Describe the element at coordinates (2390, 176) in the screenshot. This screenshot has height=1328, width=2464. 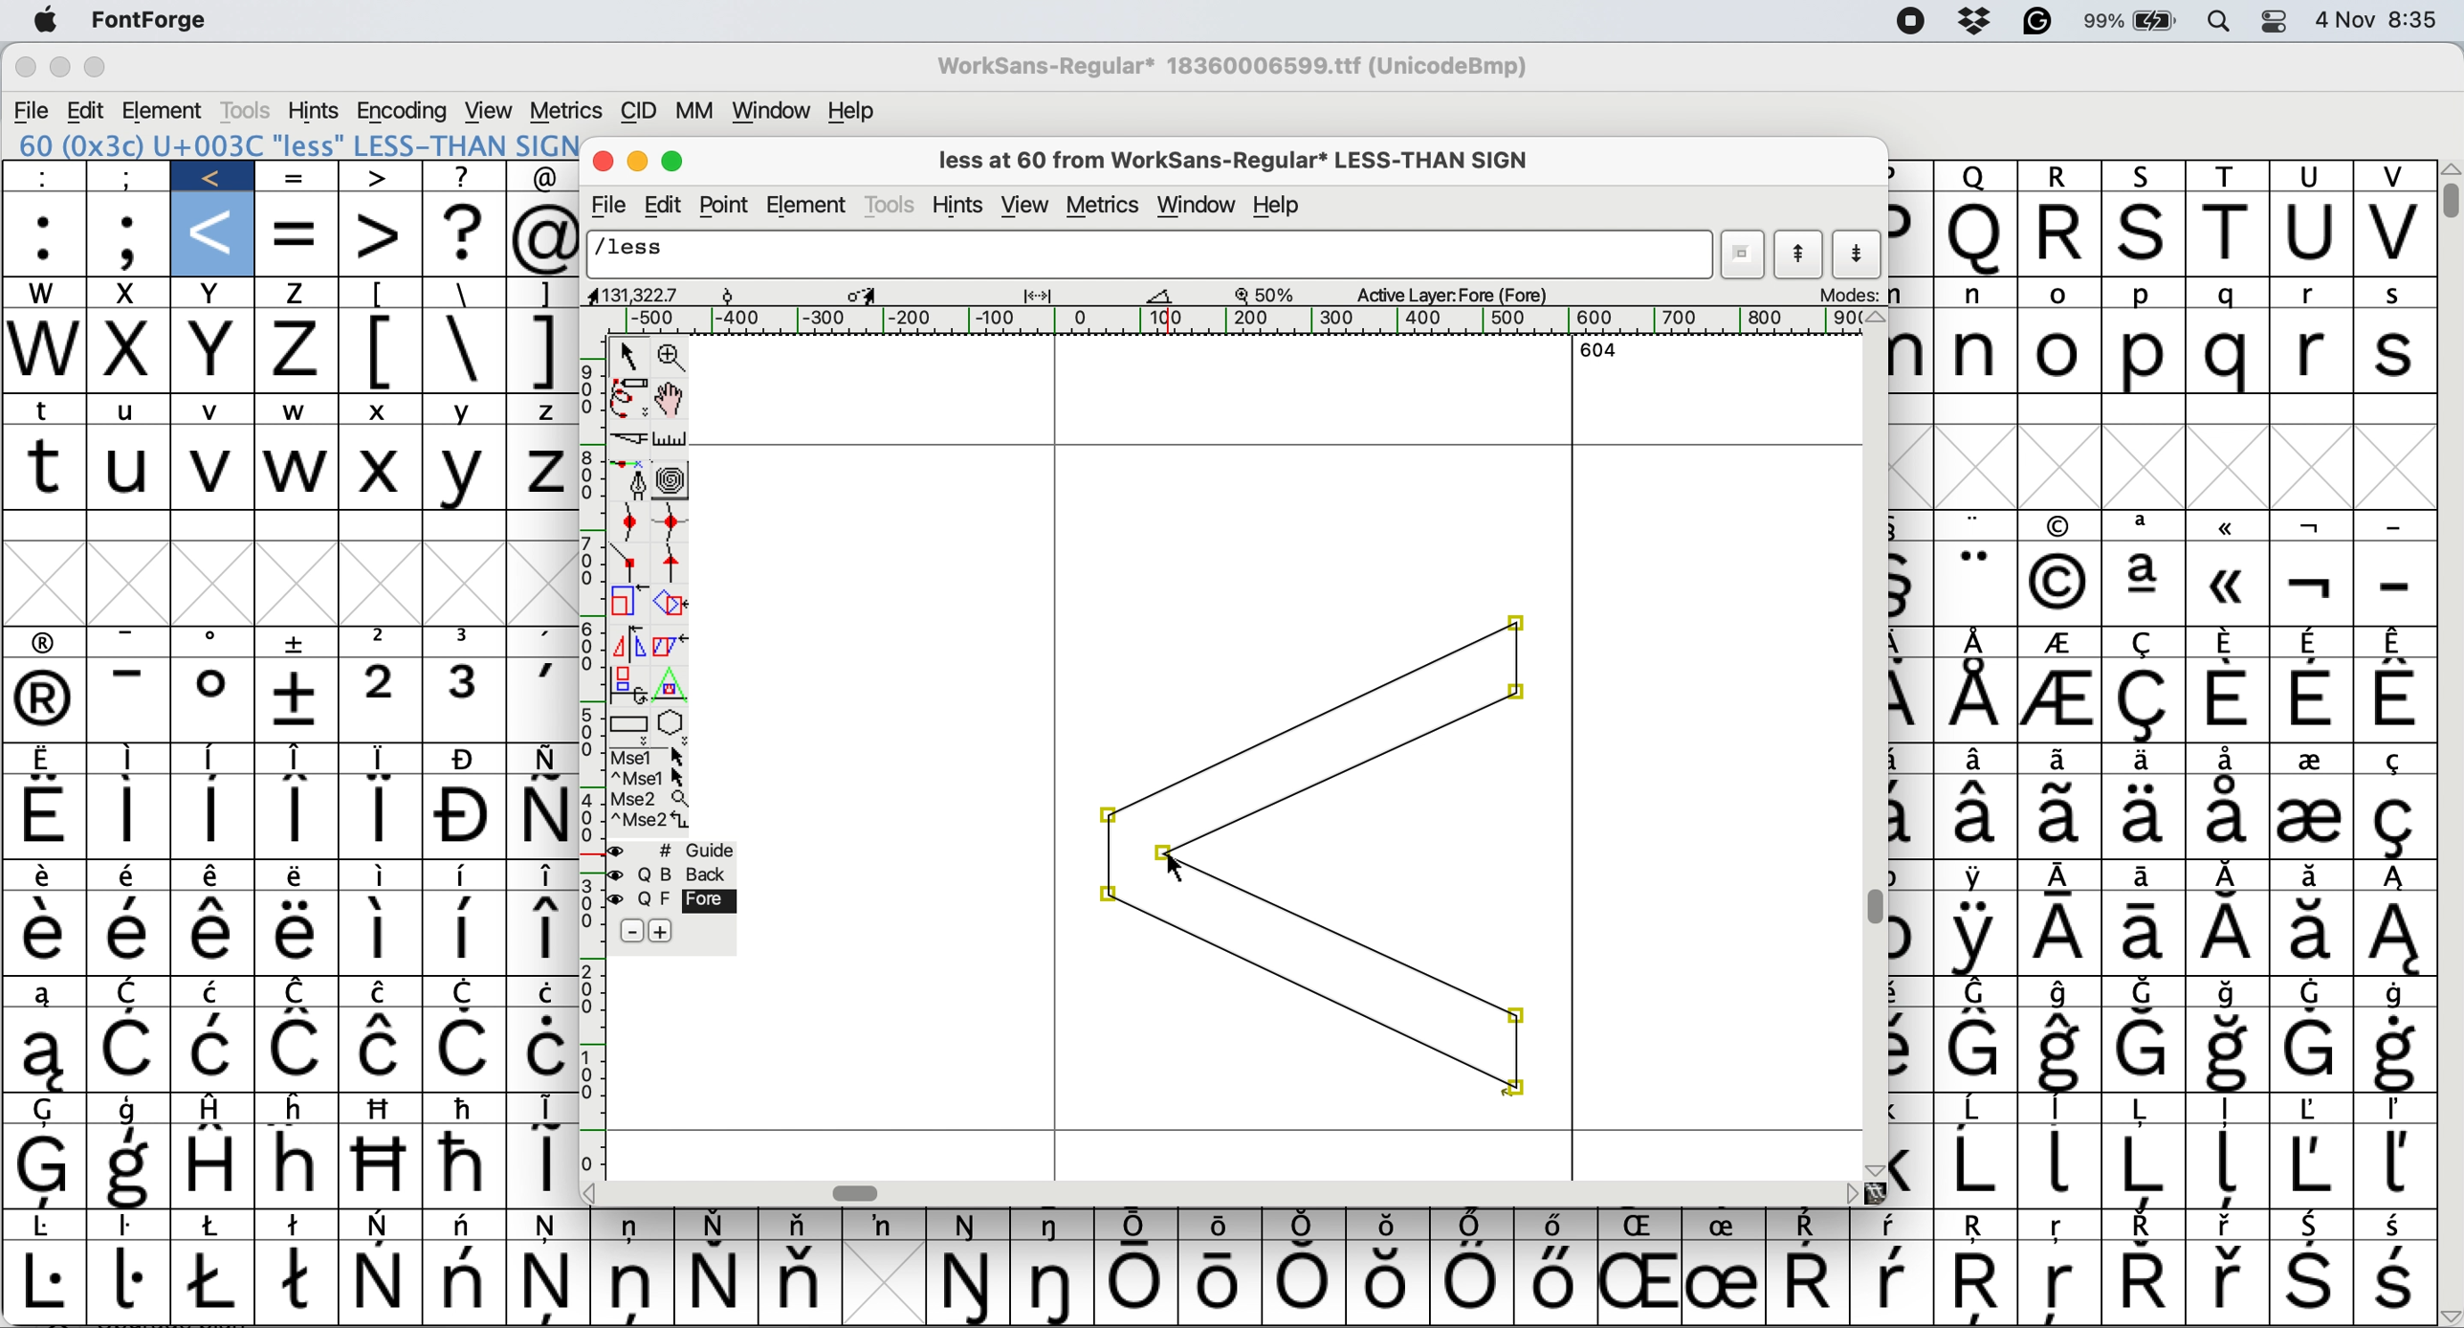
I see `v` at that location.